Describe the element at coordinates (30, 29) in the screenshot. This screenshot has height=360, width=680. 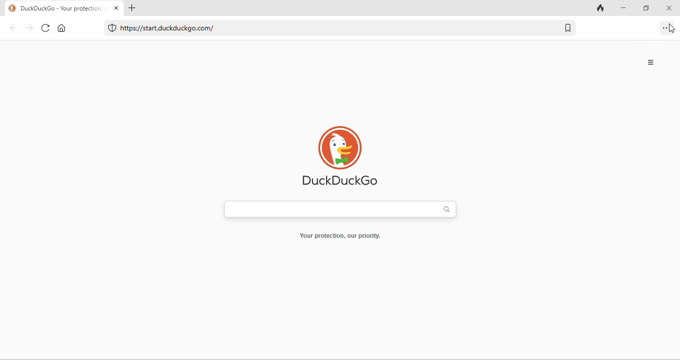
I see `forward` at that location.